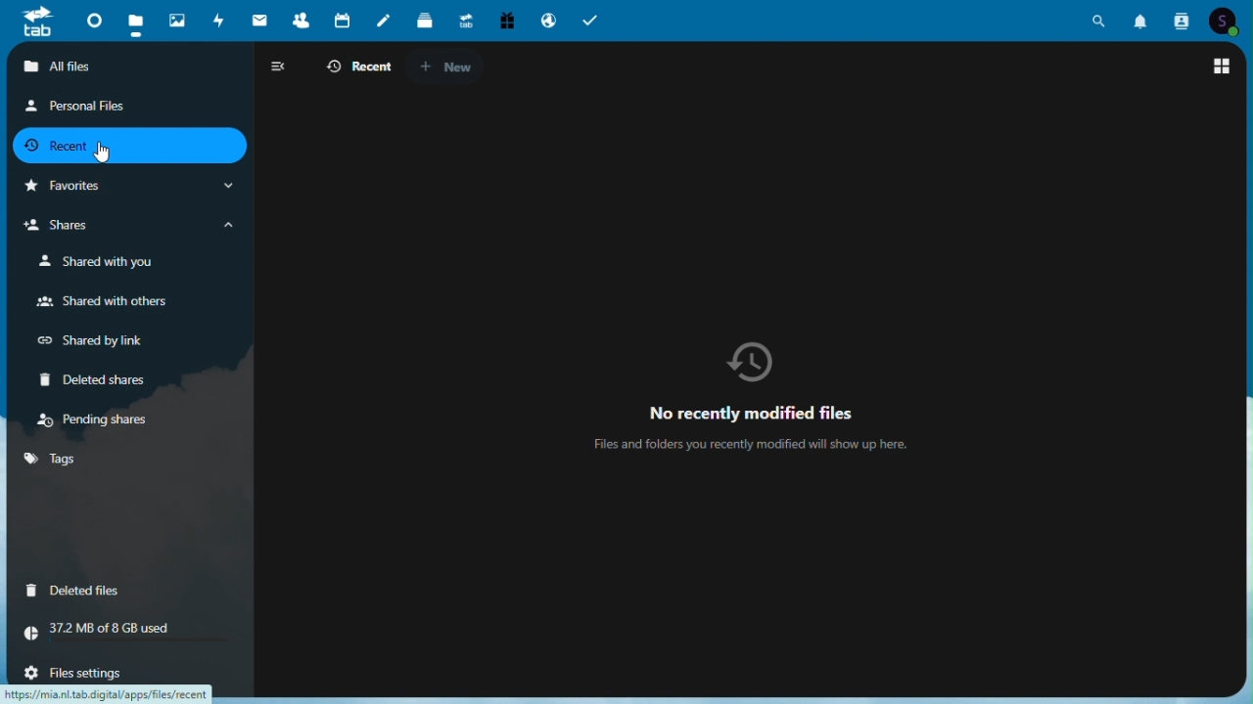 The width and height of the screenshot is (1253, 704). I want to click on Contacts, so click(1183, 19).